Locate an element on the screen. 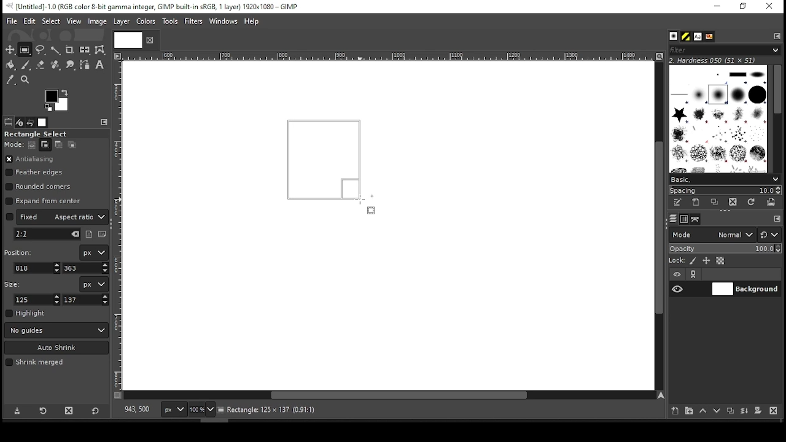 The width and height of the screenshot is (786, 442). landscape is located at coordinates (103, 235).